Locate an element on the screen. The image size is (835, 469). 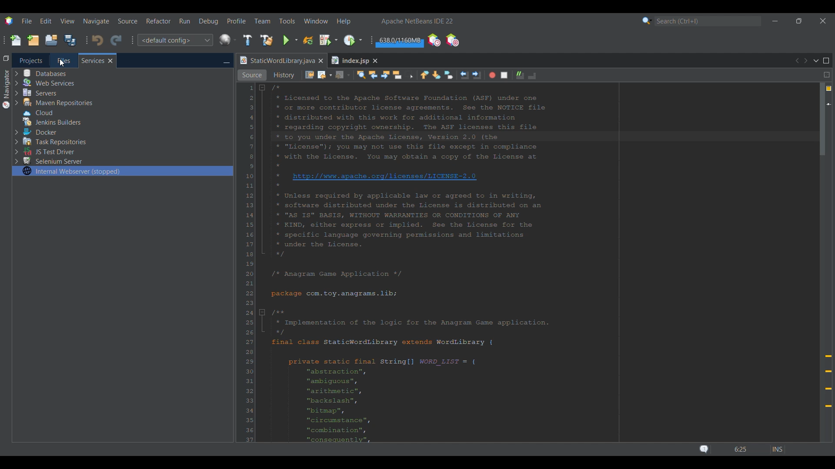
Find previous occurrence is located at coordinates (373, 75).